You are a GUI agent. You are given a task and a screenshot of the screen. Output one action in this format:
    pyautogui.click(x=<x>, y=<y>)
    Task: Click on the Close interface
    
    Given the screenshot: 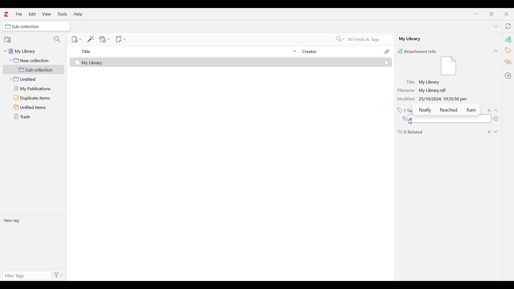 What is the action you would take?
    pyautogui.click(x=506, y=14)
    